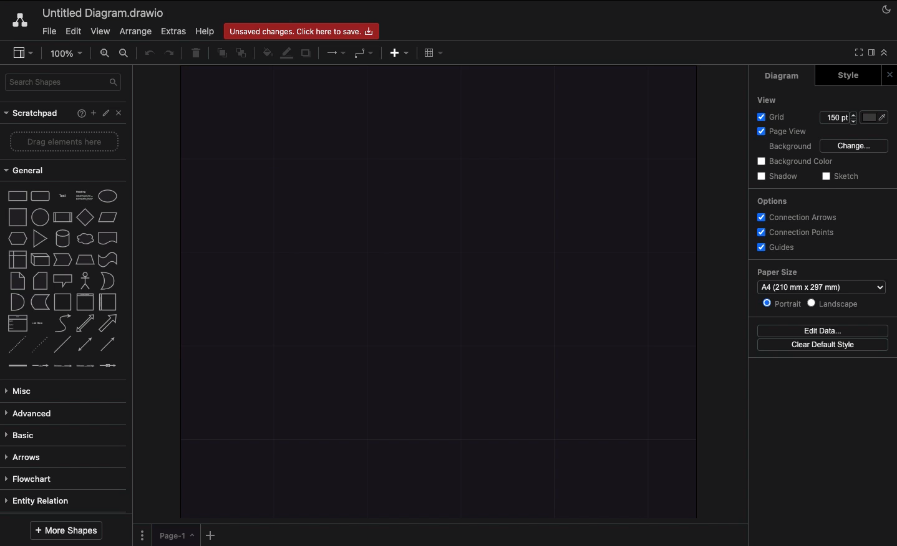  I want to click on Format, so click(871, 52).